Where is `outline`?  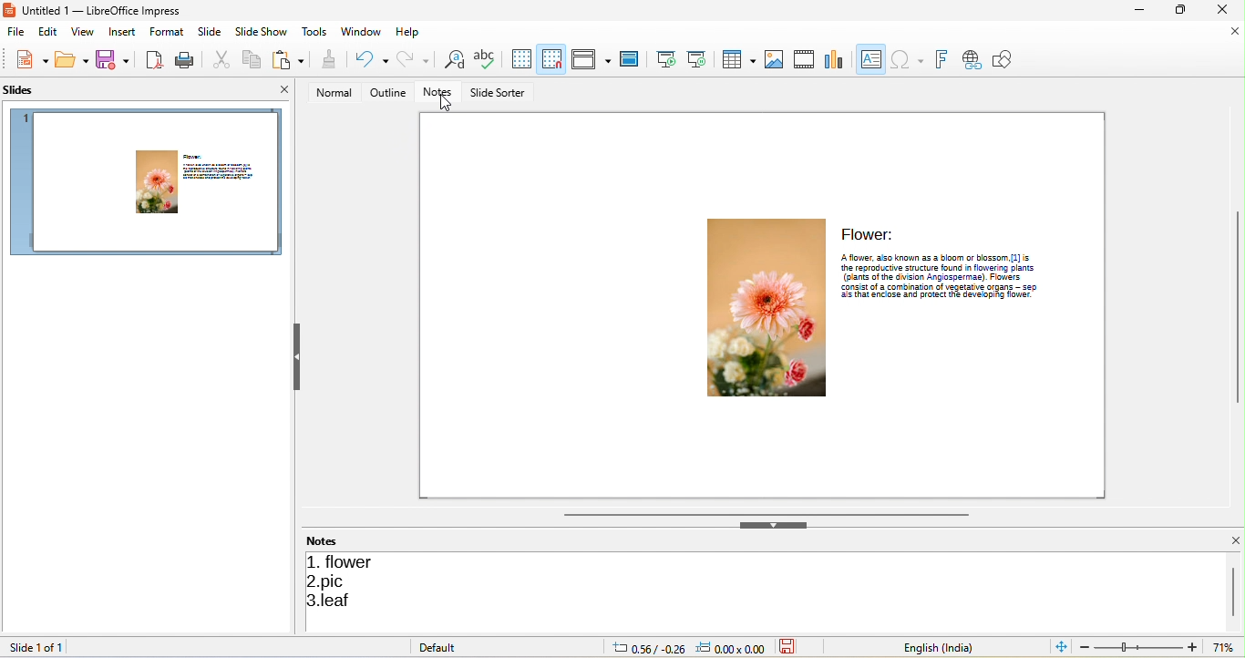 outline is located at coordinates (389, 93).